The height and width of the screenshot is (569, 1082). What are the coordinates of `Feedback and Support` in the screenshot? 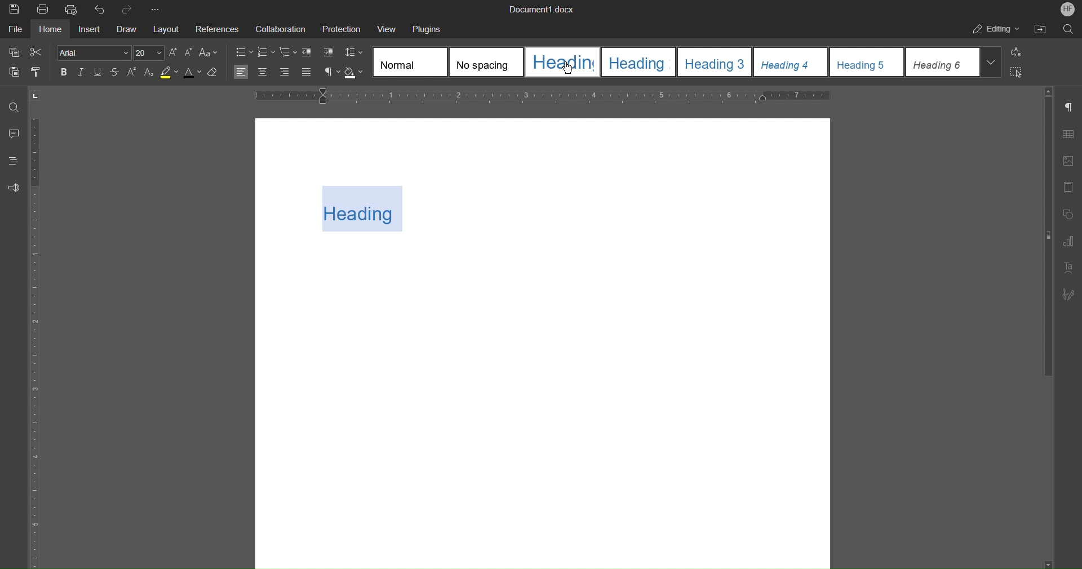 It's located at (14, 188).